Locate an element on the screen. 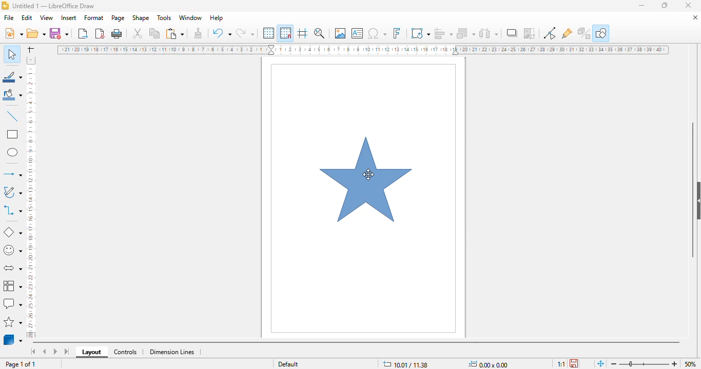 The width and height of the screenshot is (701, 369). new is located at coordinates (13, 33).